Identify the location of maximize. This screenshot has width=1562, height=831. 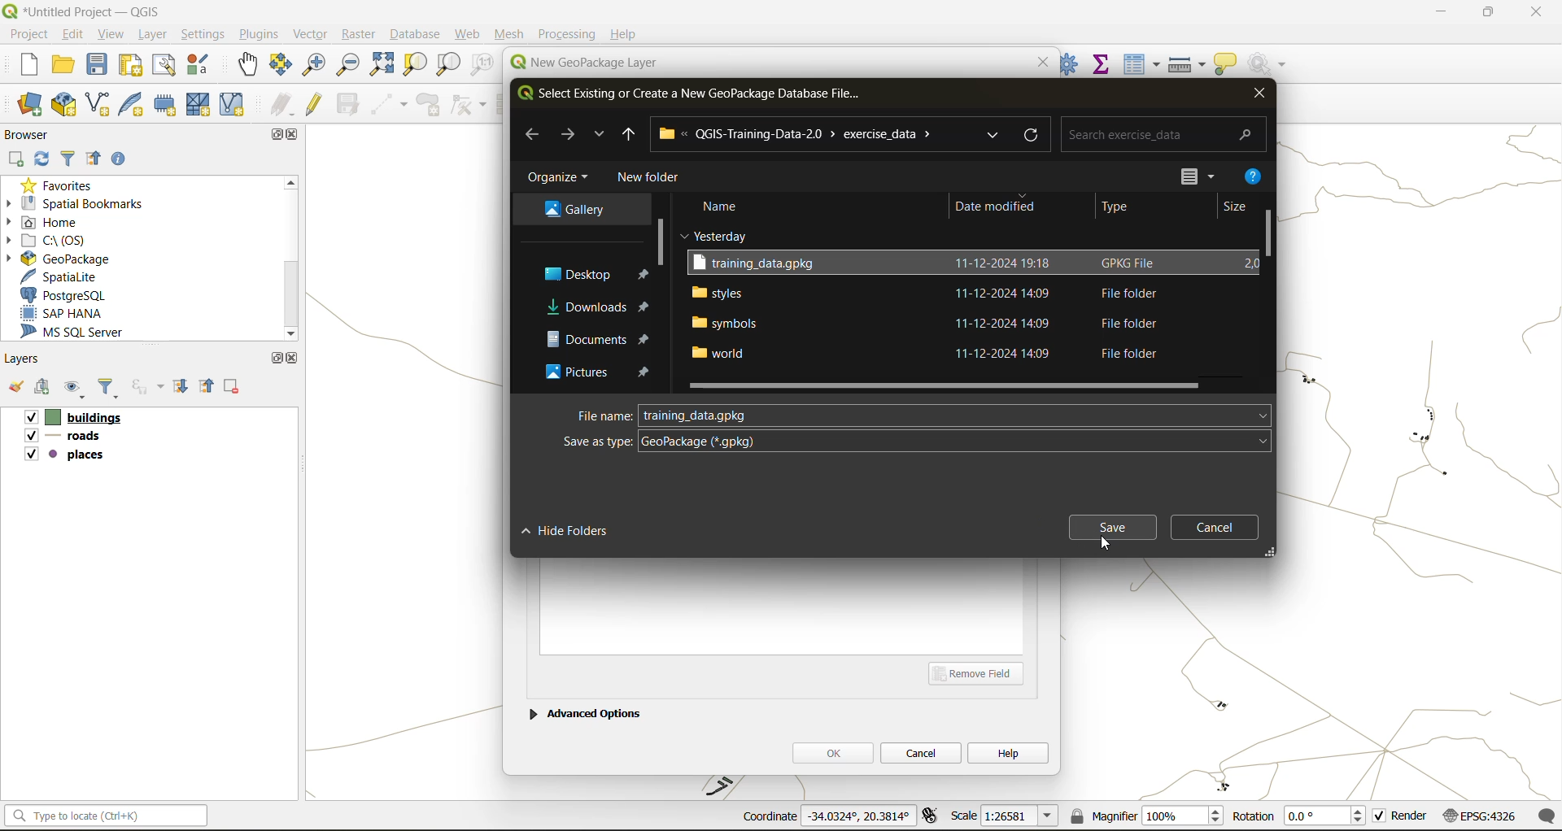
(1487, 15).